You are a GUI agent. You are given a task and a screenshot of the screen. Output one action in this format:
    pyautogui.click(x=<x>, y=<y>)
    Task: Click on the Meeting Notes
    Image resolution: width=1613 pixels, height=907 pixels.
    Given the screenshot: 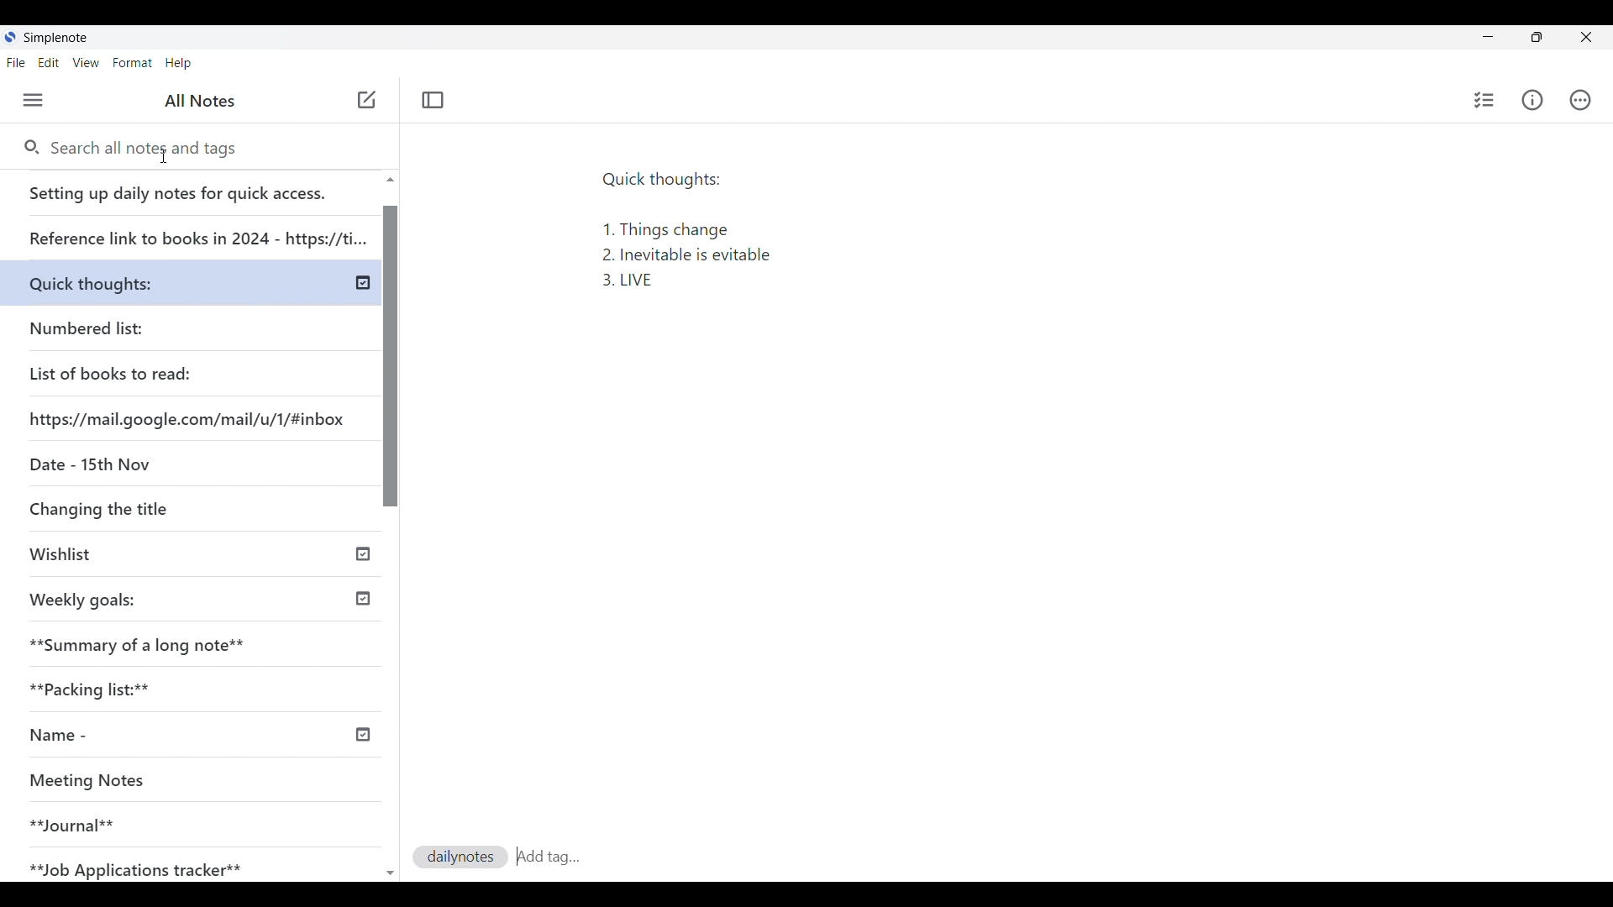 What is the action you would take?
    pyautogui.click(x=170, y=782)
    